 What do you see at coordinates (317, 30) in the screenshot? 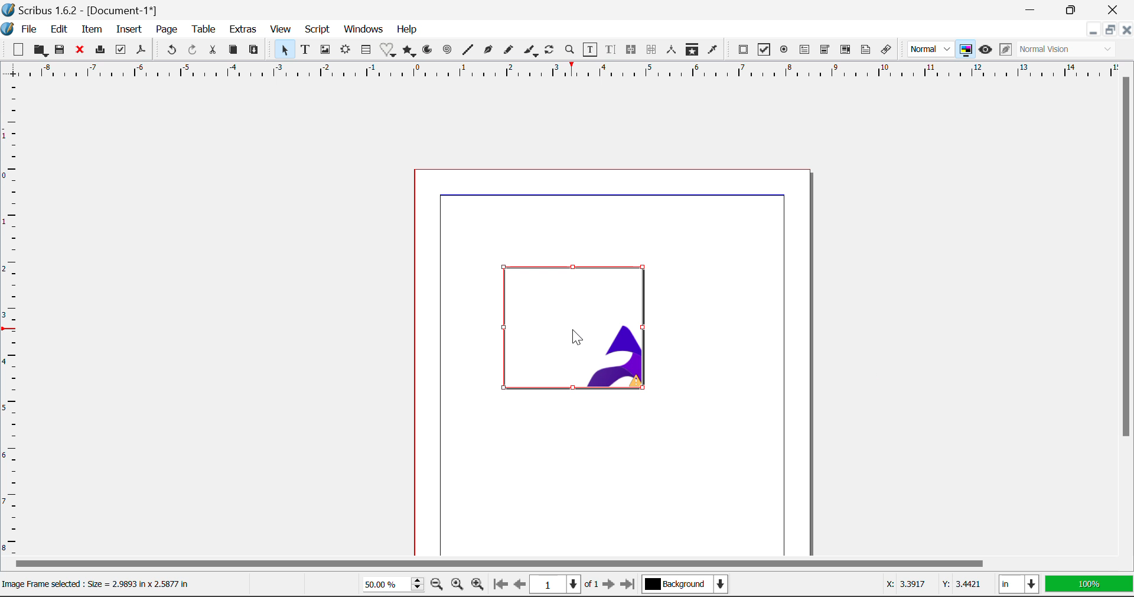
I see `Script` at bounding box center [317, 30].